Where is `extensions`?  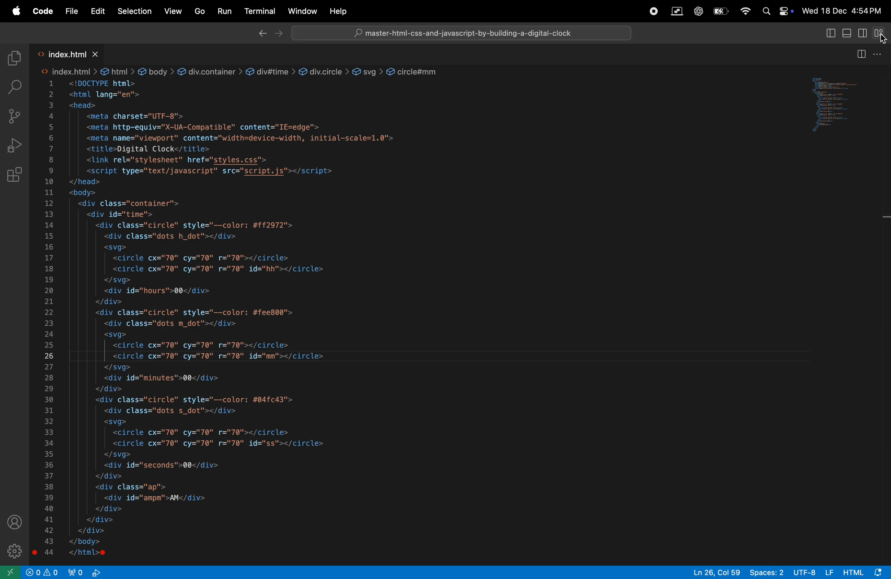 extensions is located at coordinates (15, 176).